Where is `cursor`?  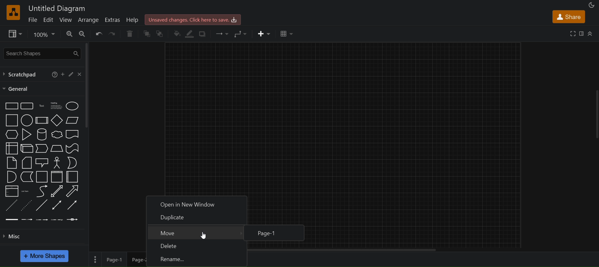 cursor is located at coordinates (203, 236).